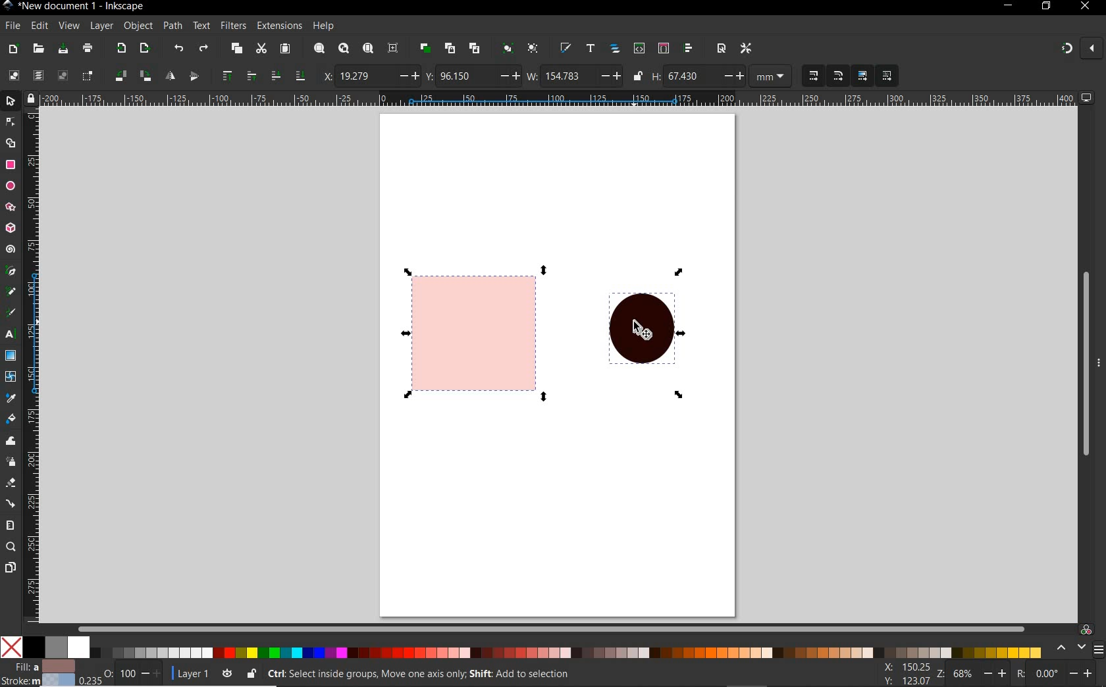  I want to click on spiral tool, so click(11, 249).